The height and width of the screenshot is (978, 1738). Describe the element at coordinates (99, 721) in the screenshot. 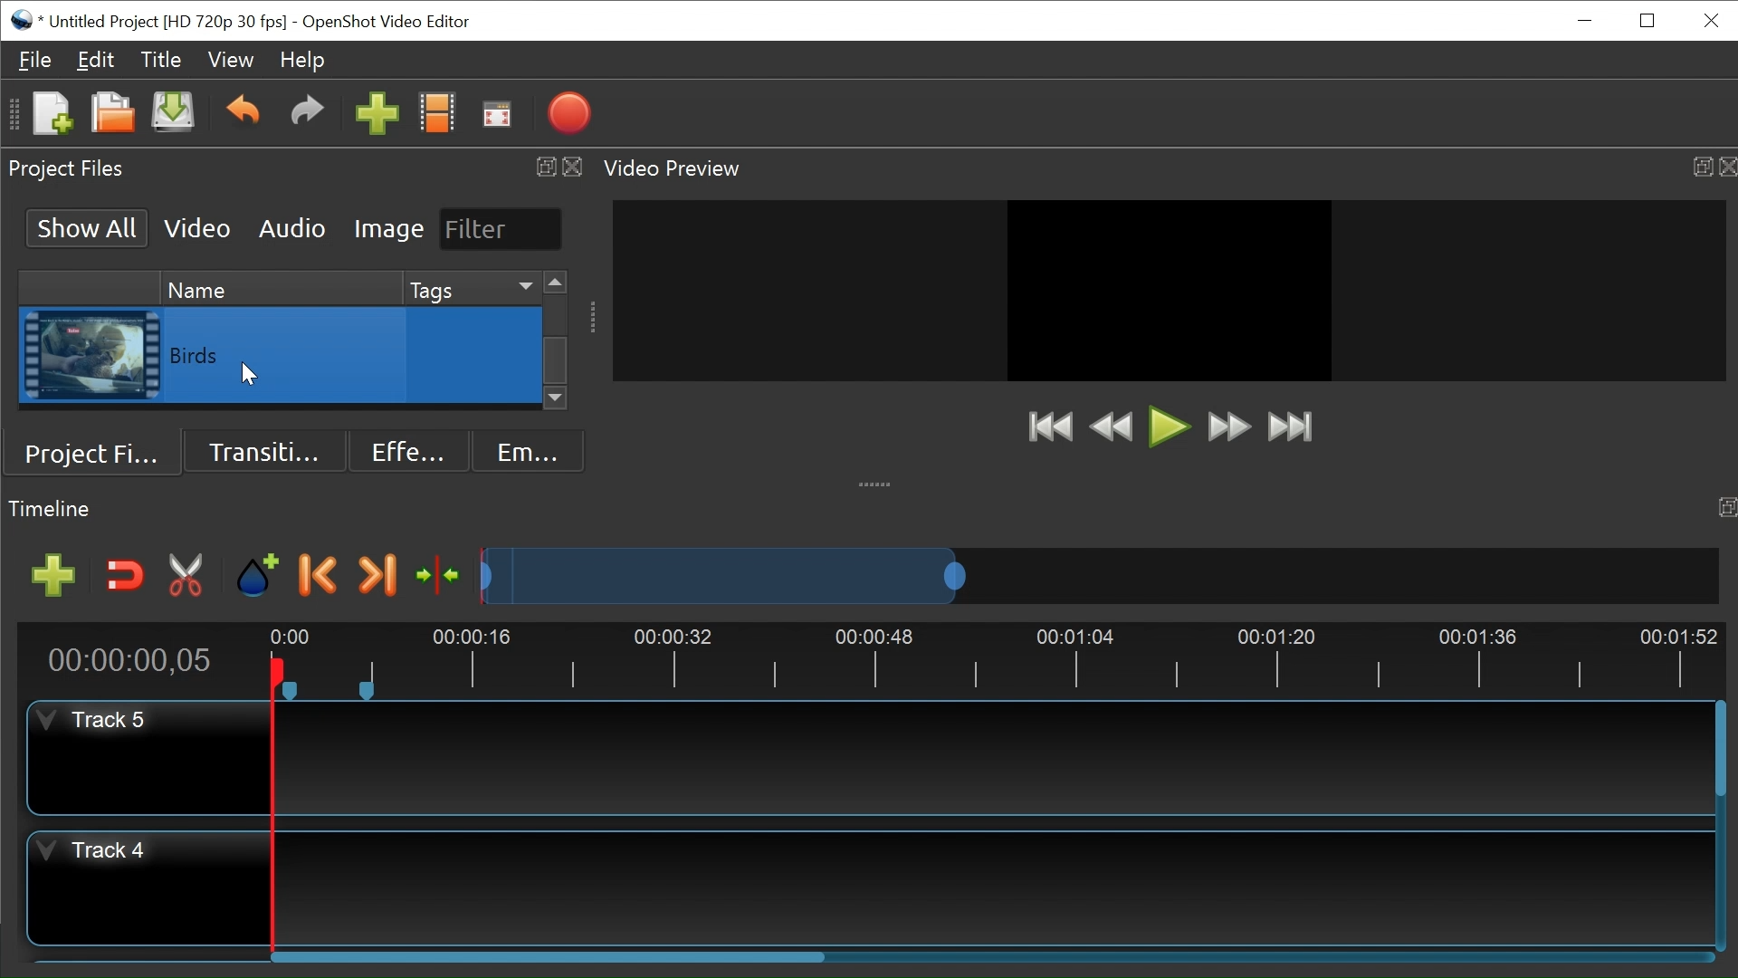

I see `Track Header` at that location.